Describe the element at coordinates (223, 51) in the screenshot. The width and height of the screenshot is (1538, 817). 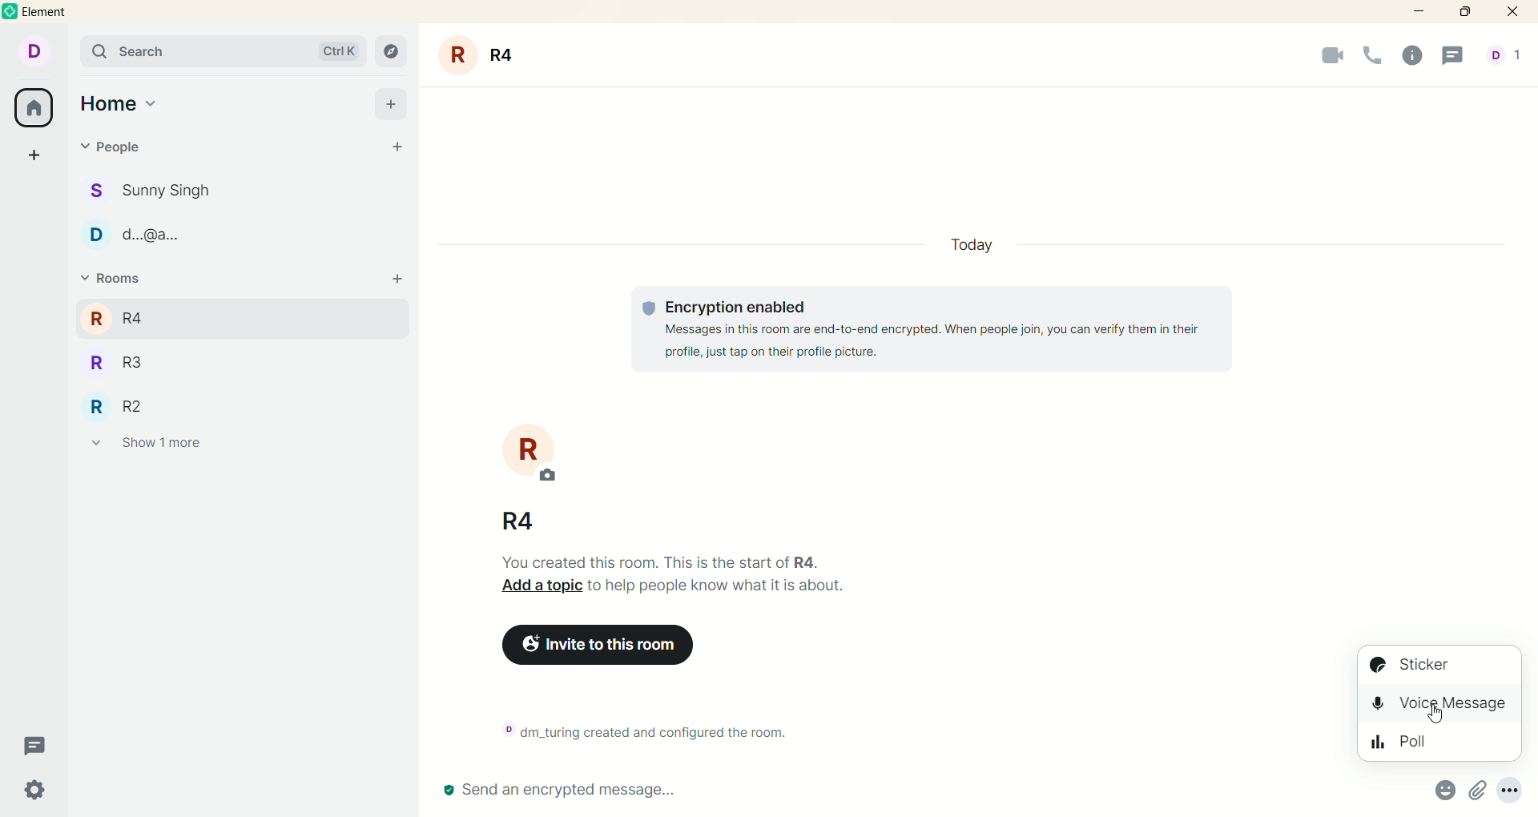
I see `search` at that location.